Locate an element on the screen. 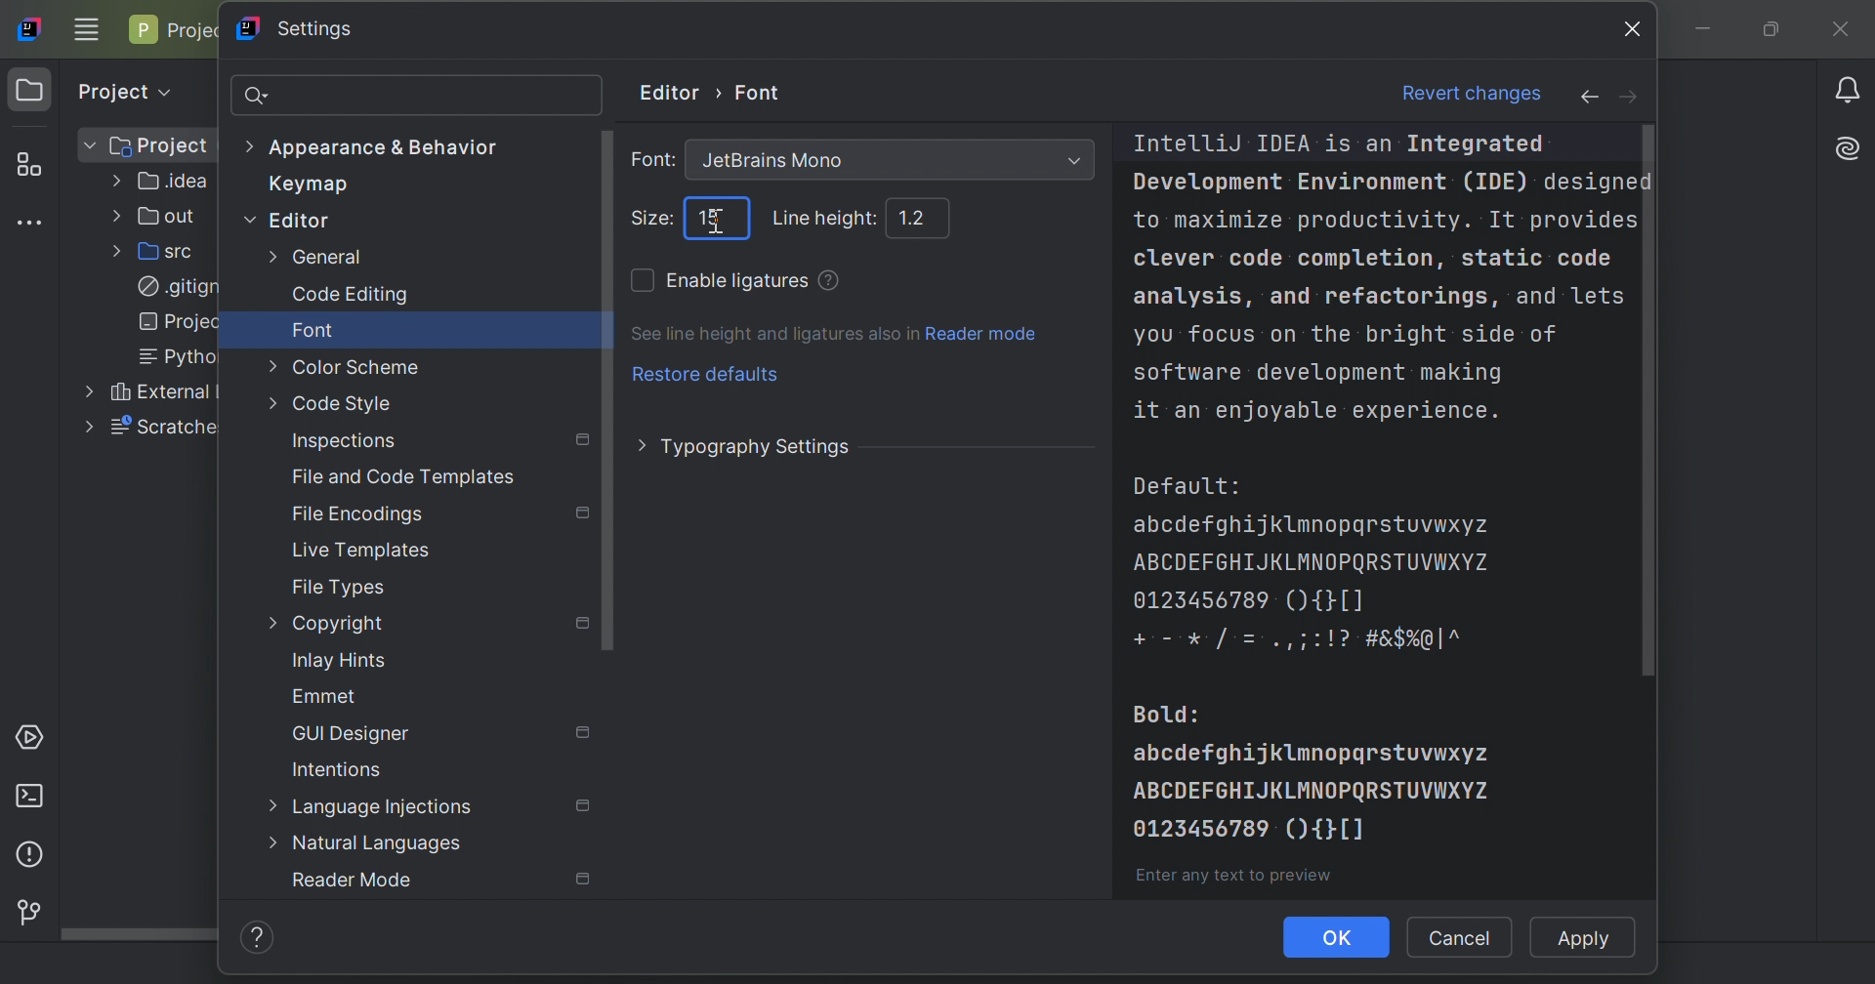 This screenshot has width=1875, height=984. scratche is located at coordinates (150, 430).